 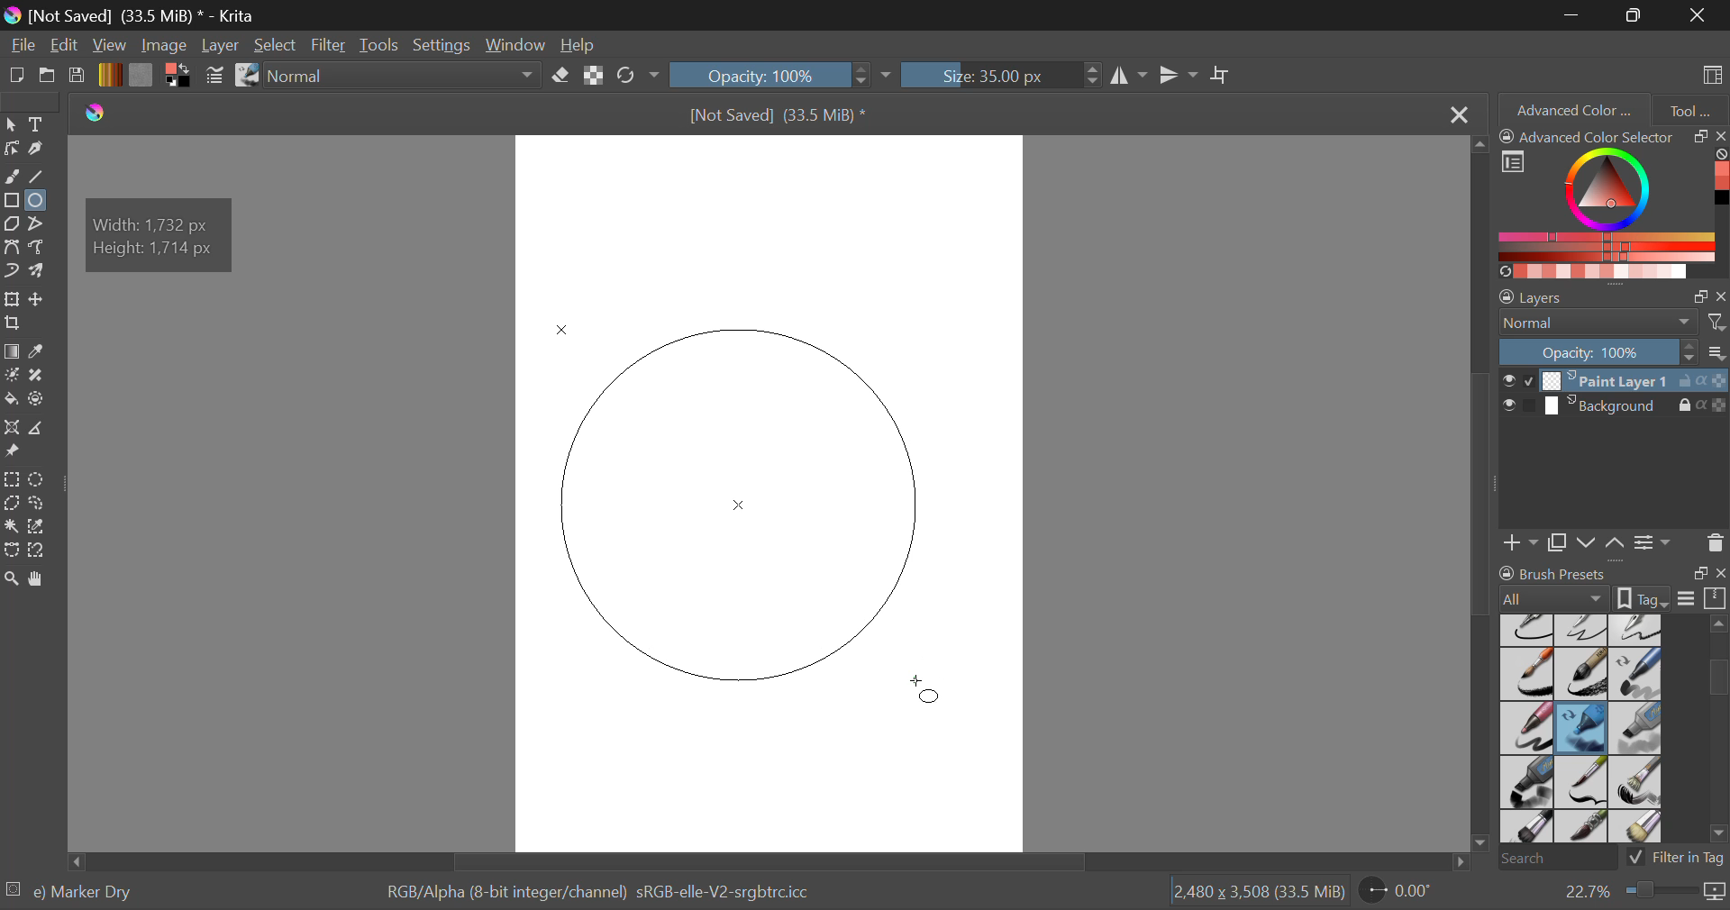 What do you see at coordinates (1613, 409) in the screenshot?
I see `Background Layer` at bounding box center [1613, 409].